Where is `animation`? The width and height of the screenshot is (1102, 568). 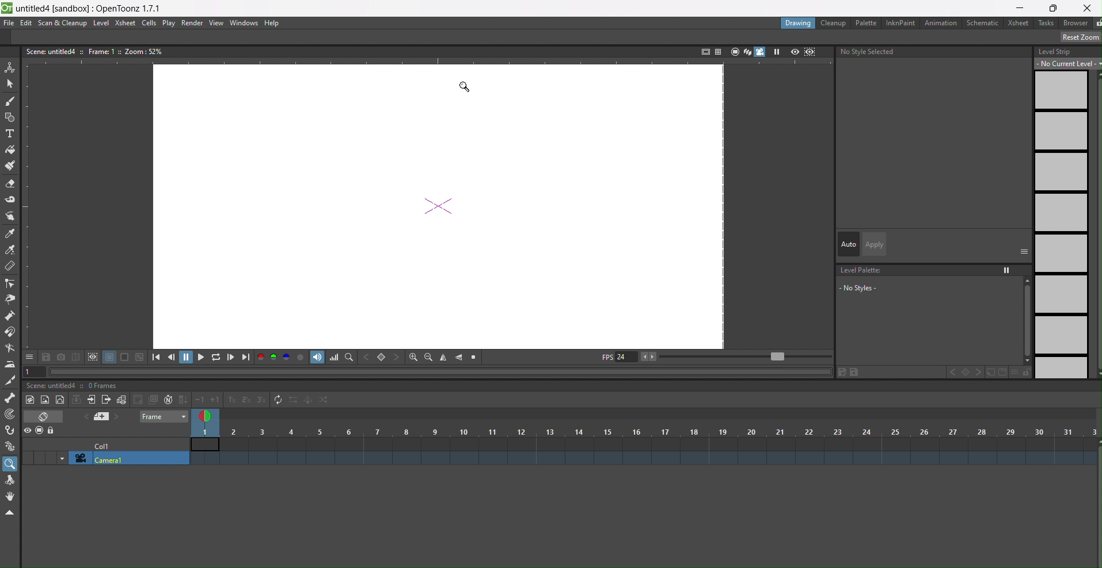 animation is located at coordinates (941, 22).